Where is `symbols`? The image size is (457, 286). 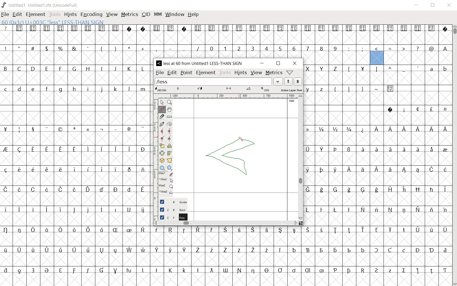
symbols is located at coordinates (363, 88).